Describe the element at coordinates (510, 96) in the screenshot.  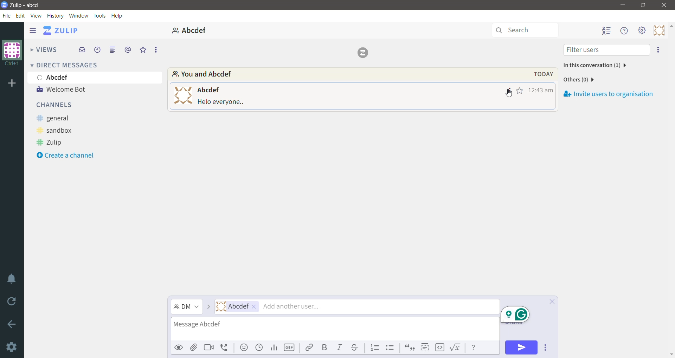
I see `cursor` at that location.